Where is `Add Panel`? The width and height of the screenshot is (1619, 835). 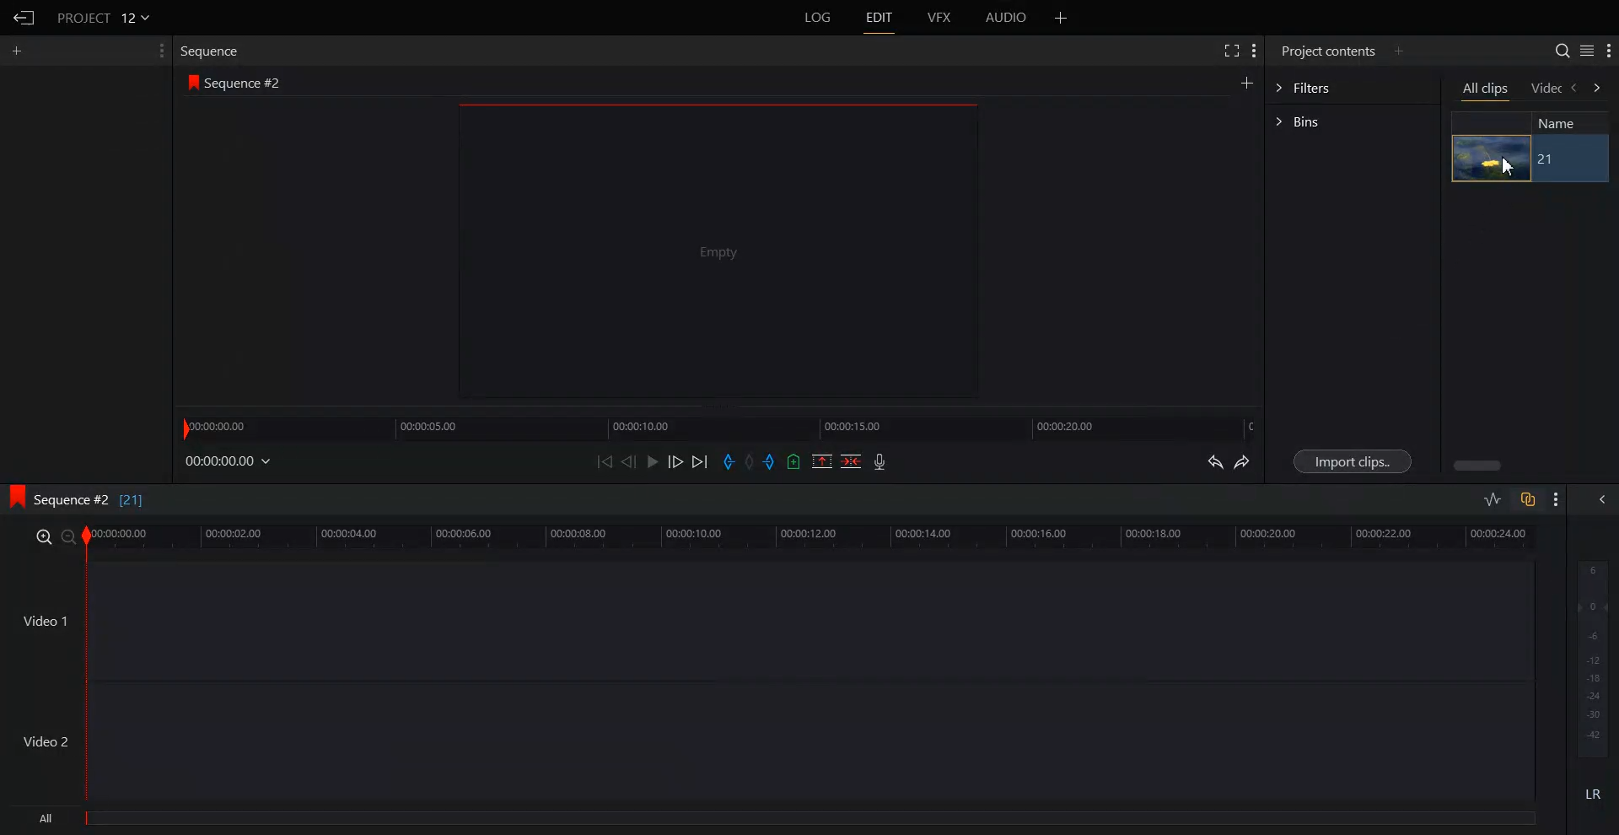 Add Panel is located at coordinates (1399, 50).